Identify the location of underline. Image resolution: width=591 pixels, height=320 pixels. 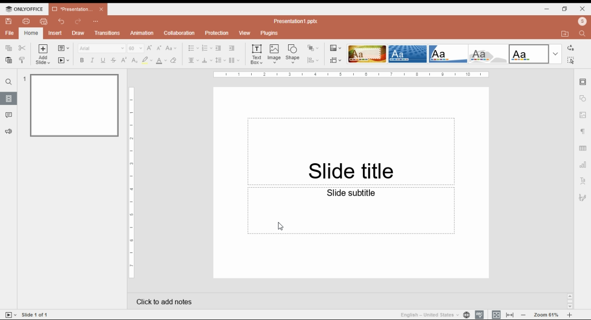
(103, 60).